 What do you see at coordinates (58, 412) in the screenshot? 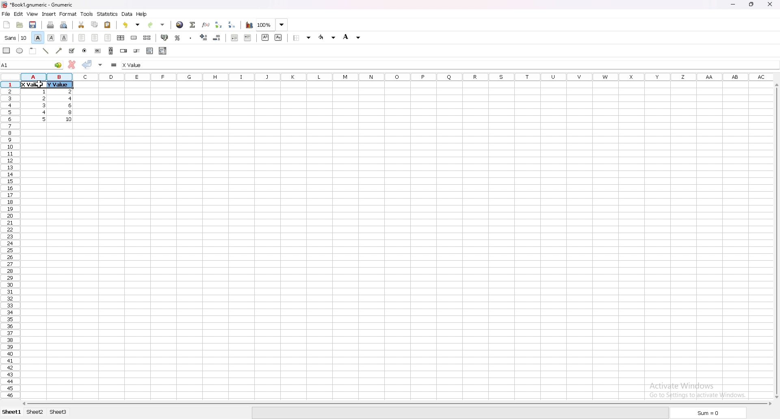
I see `sheet 3` at bounding box center [58, 412].